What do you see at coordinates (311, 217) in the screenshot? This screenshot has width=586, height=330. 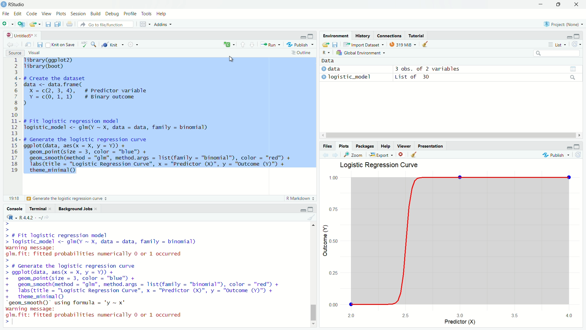 I see `Clear console` at bounding box center [311, 217].